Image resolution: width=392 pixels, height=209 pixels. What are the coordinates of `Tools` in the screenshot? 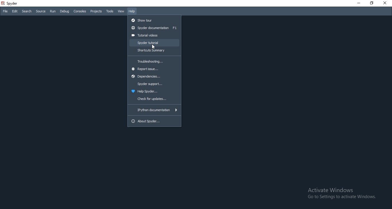 It's located at (110, 11).